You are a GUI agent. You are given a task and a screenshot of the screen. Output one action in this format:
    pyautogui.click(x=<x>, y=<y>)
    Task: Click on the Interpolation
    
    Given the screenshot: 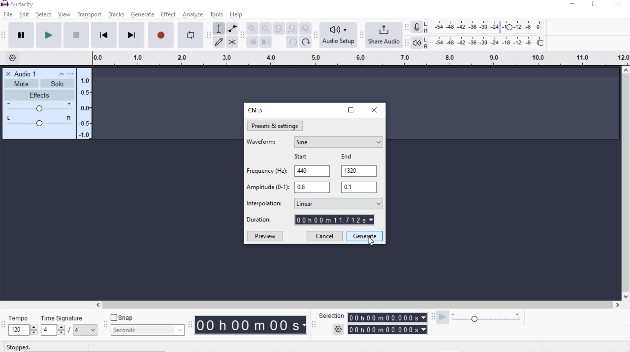 What is the action you would take?
    pyautogui.click(x=264, y=204)
    